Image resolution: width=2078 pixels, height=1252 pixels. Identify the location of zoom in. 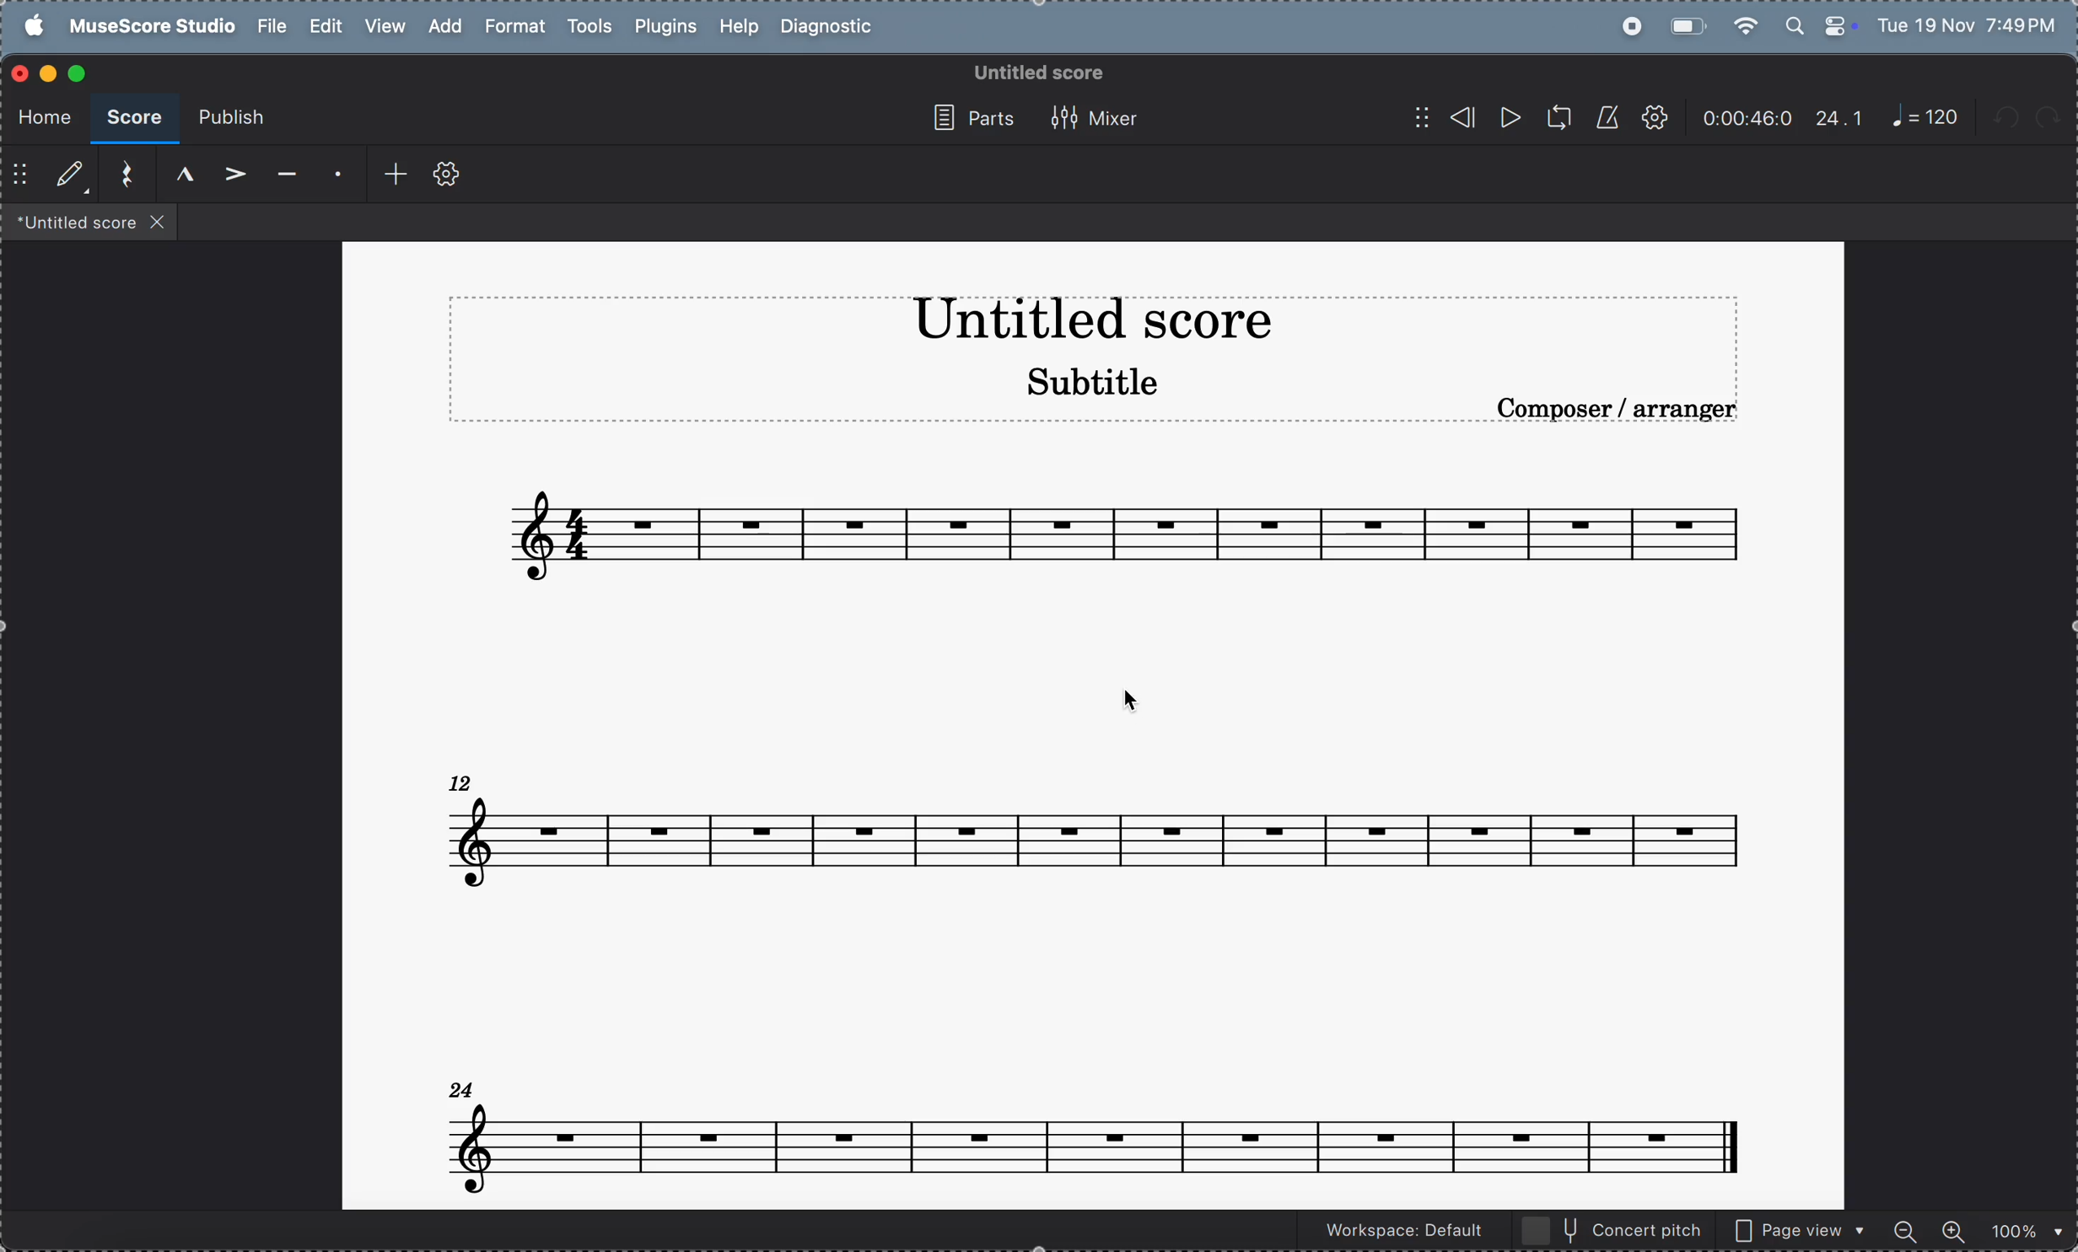
(1952, 1228).